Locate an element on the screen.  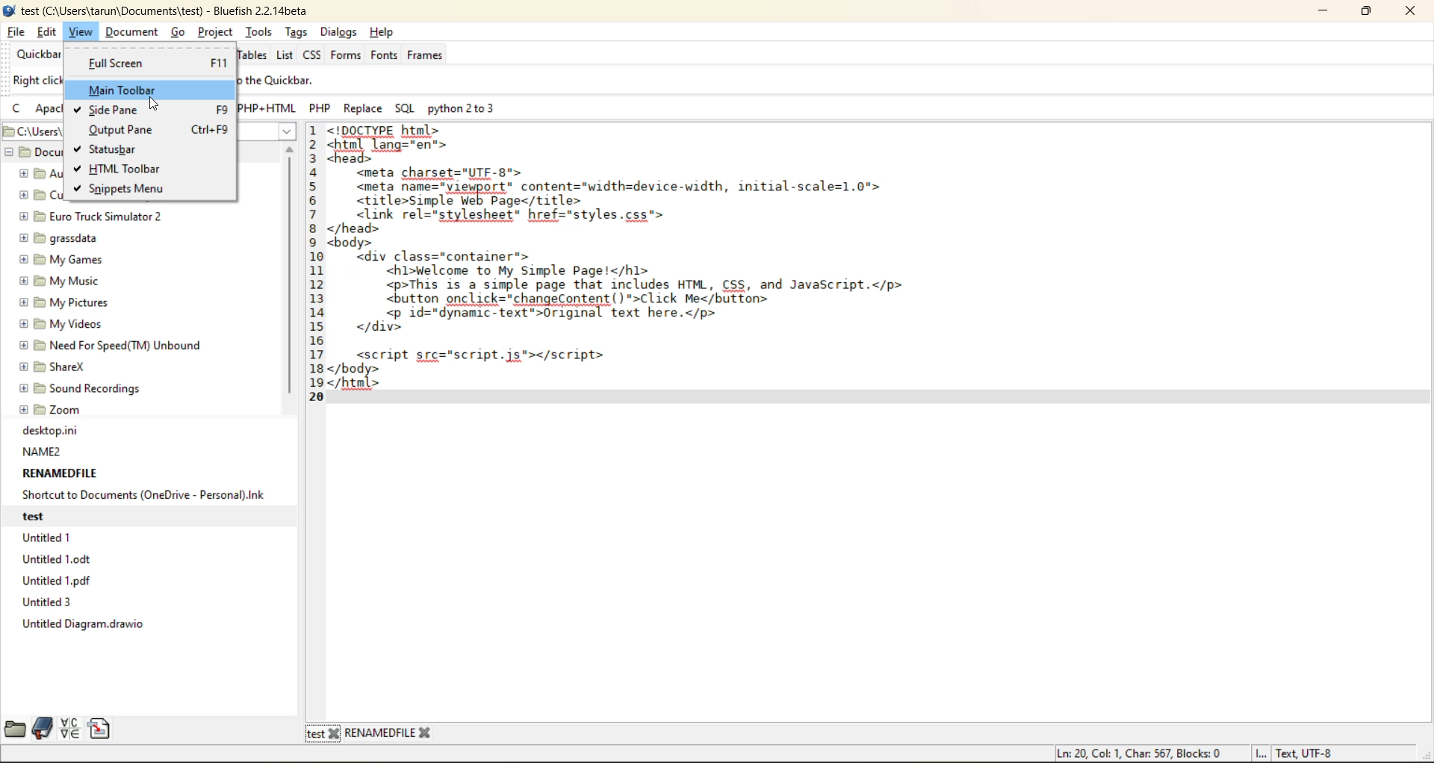
fonts is located at coordinates (385, 56).